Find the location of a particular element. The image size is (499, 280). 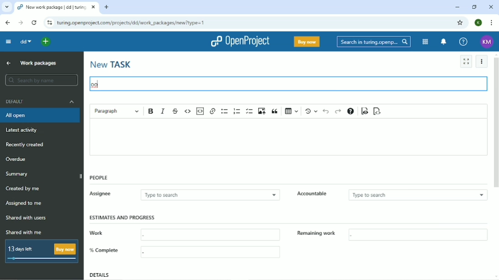

New task is located at coordinates (111, 65).